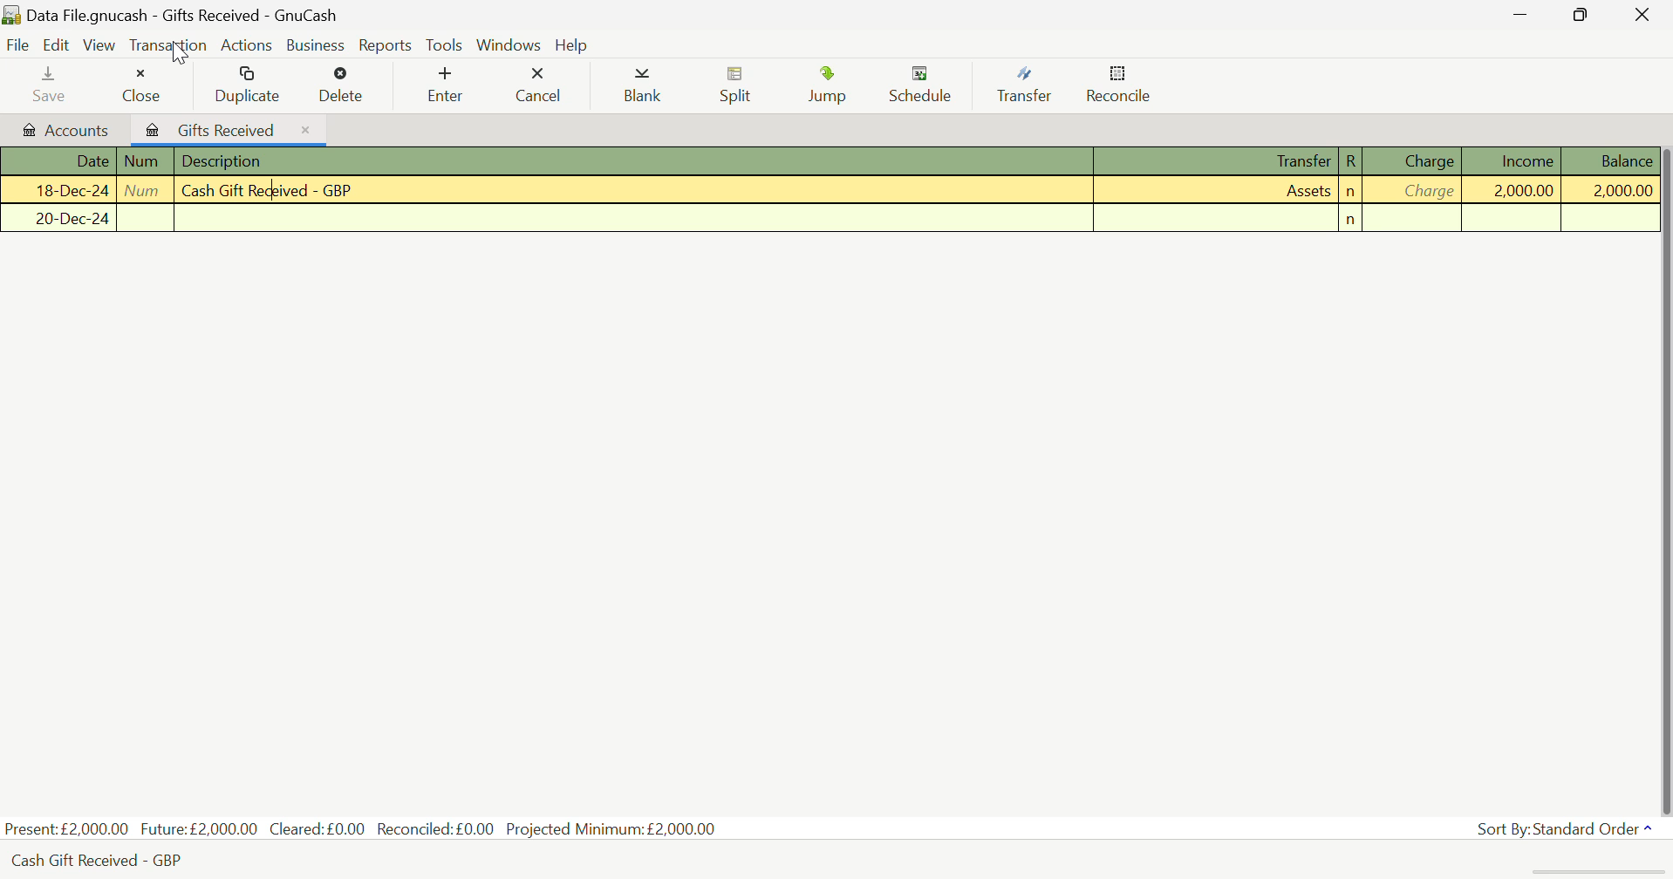  What do you see at coordinates (1415, 219) in the screenshot?
I see `Charge` at bounding box center [1415, 219].